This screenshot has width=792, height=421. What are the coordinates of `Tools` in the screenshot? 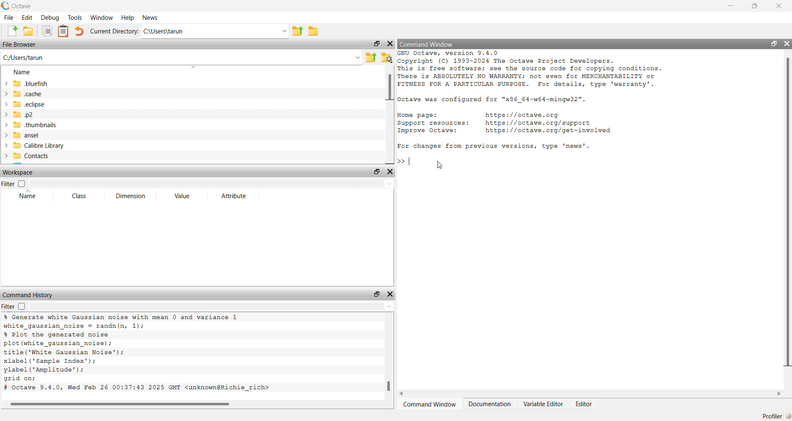 It's located at (74, 17).